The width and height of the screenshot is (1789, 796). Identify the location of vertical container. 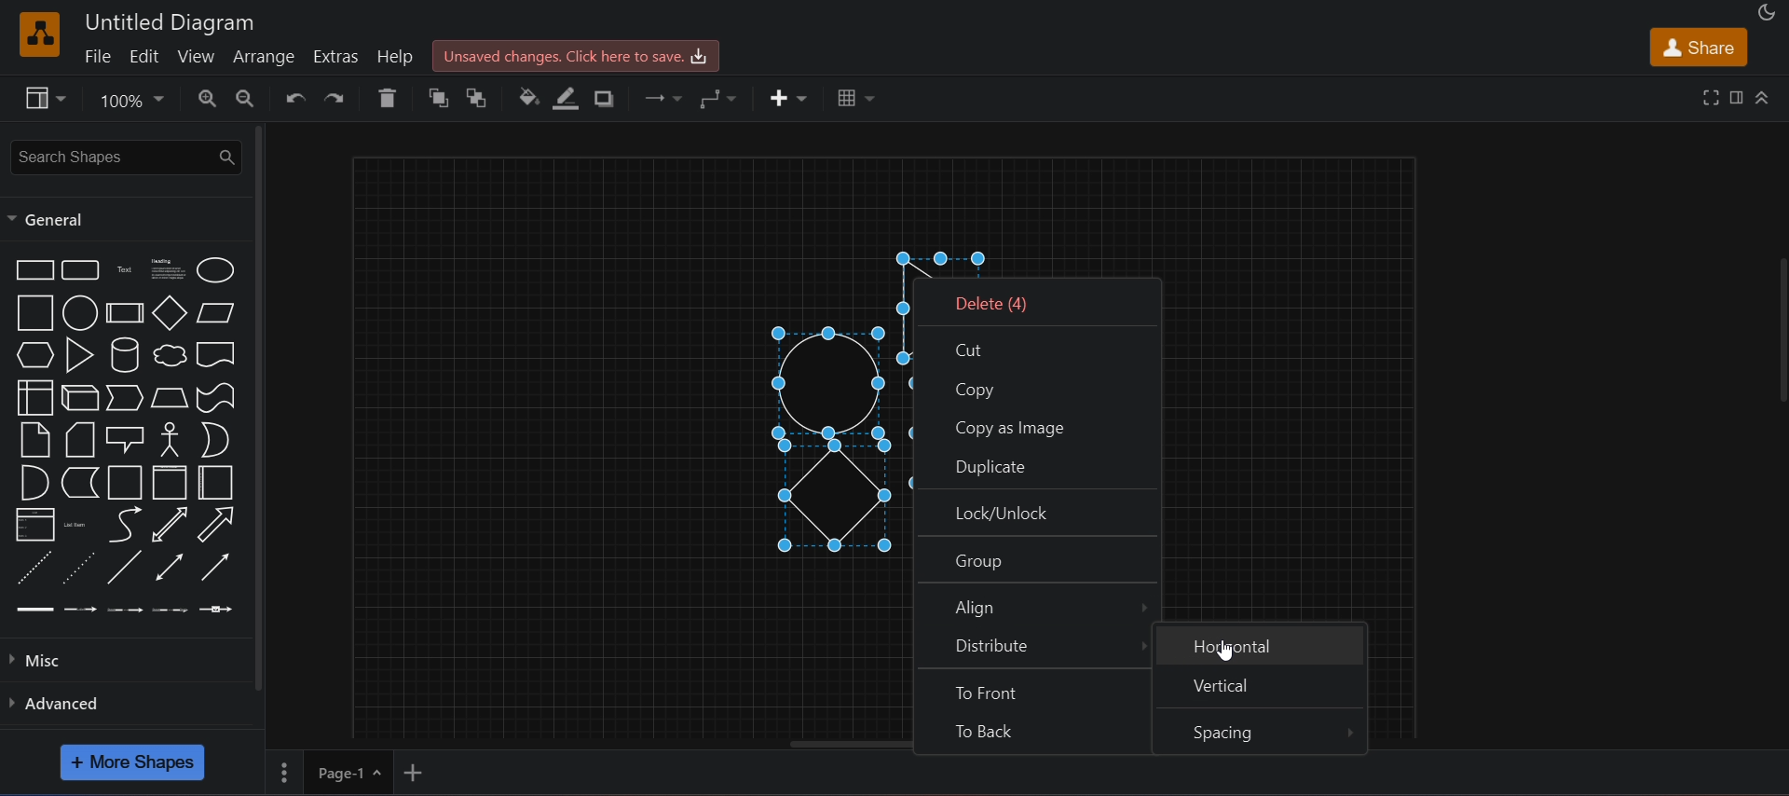
(167, 484).